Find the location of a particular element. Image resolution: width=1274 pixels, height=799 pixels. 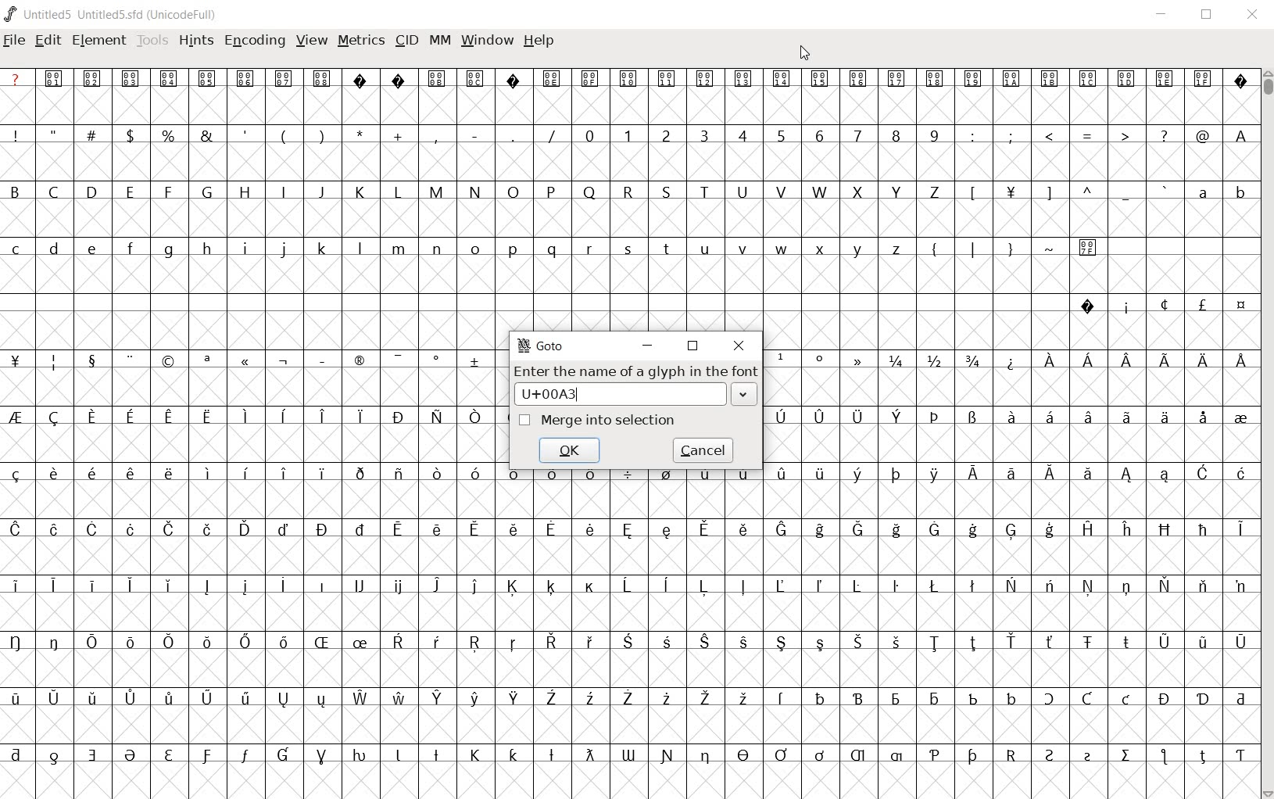

Symbol is located at coordinates (782, 473).